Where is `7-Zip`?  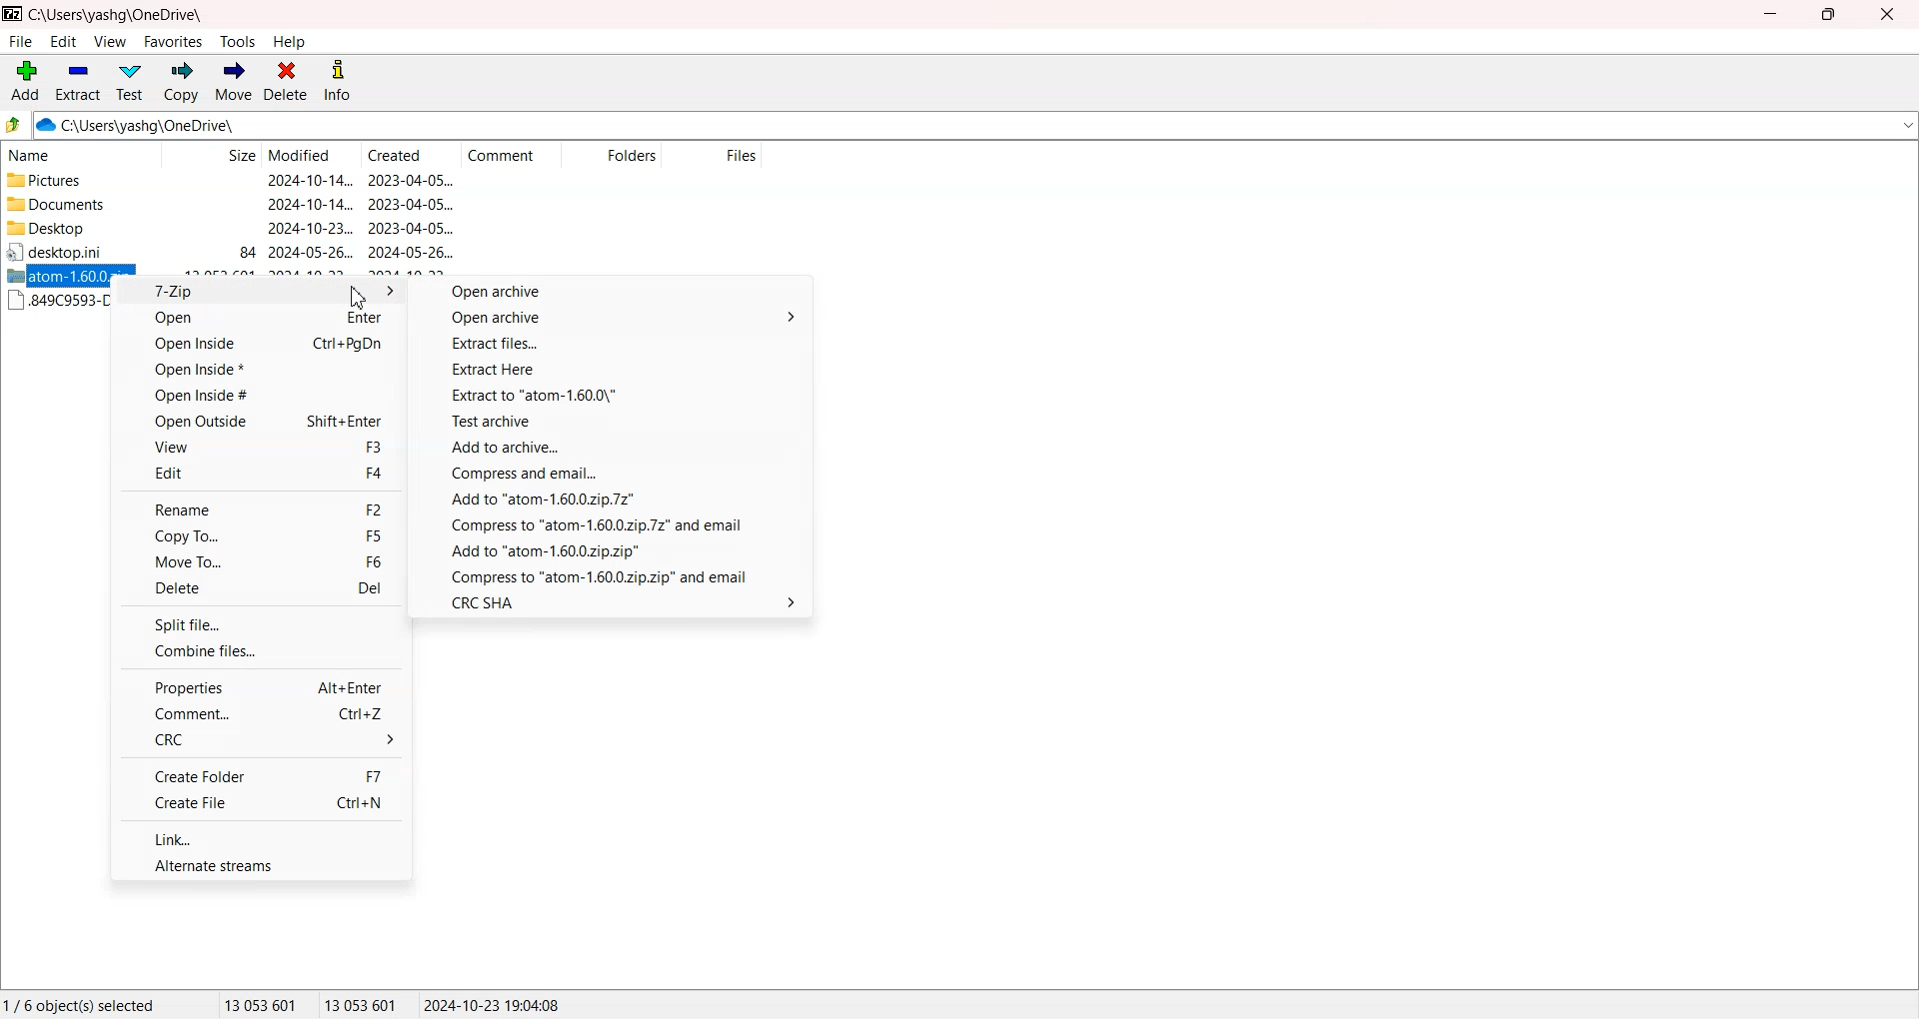 7-Zip is located at coordinates (260, 292).